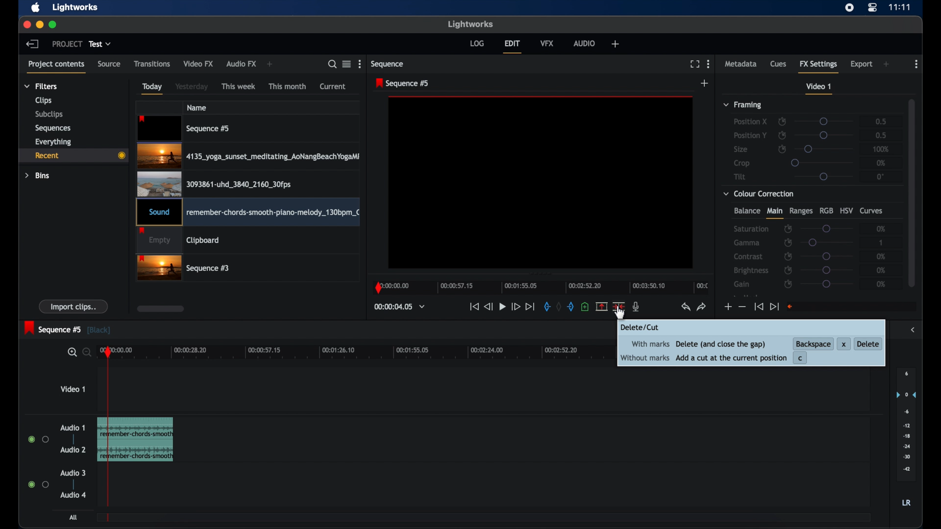 The height and width of the screenshot is (529, 941). I want to click on tooltip, so click(644, 328).